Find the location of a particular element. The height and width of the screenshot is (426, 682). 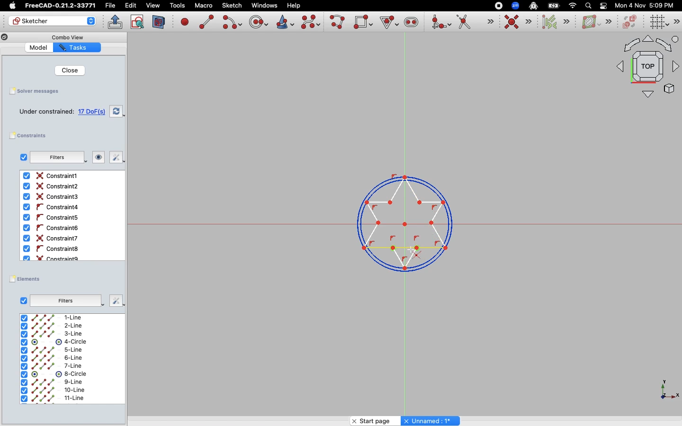

Help is located at coordinates (294, 5).